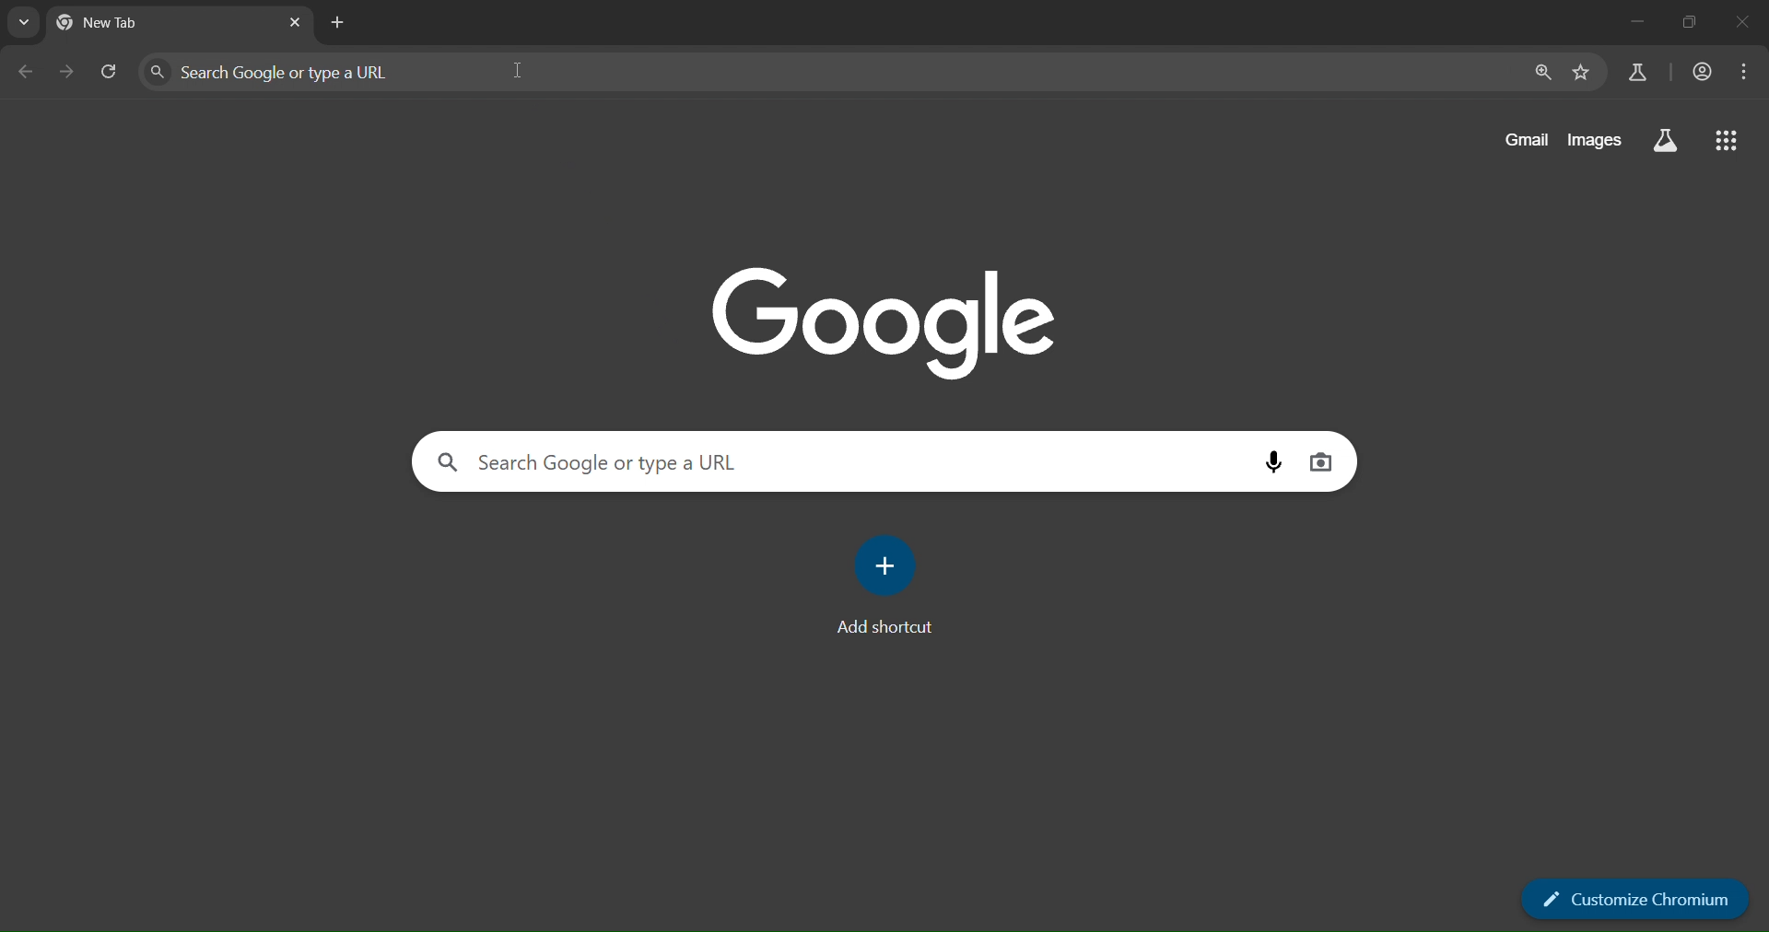  I want to click on restore down, so click(1687, 21).